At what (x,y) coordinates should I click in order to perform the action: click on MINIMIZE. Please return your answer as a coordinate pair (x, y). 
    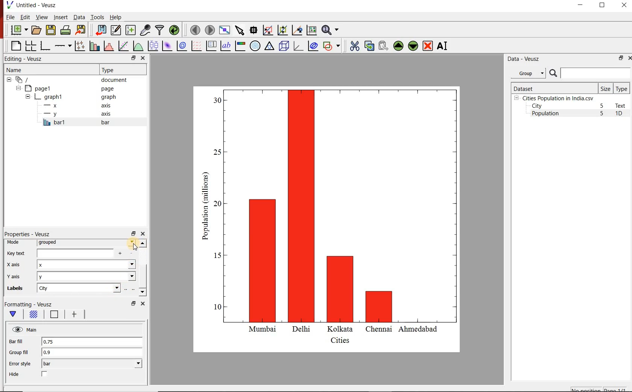
    Looking at the image, I should click on (581, 5).